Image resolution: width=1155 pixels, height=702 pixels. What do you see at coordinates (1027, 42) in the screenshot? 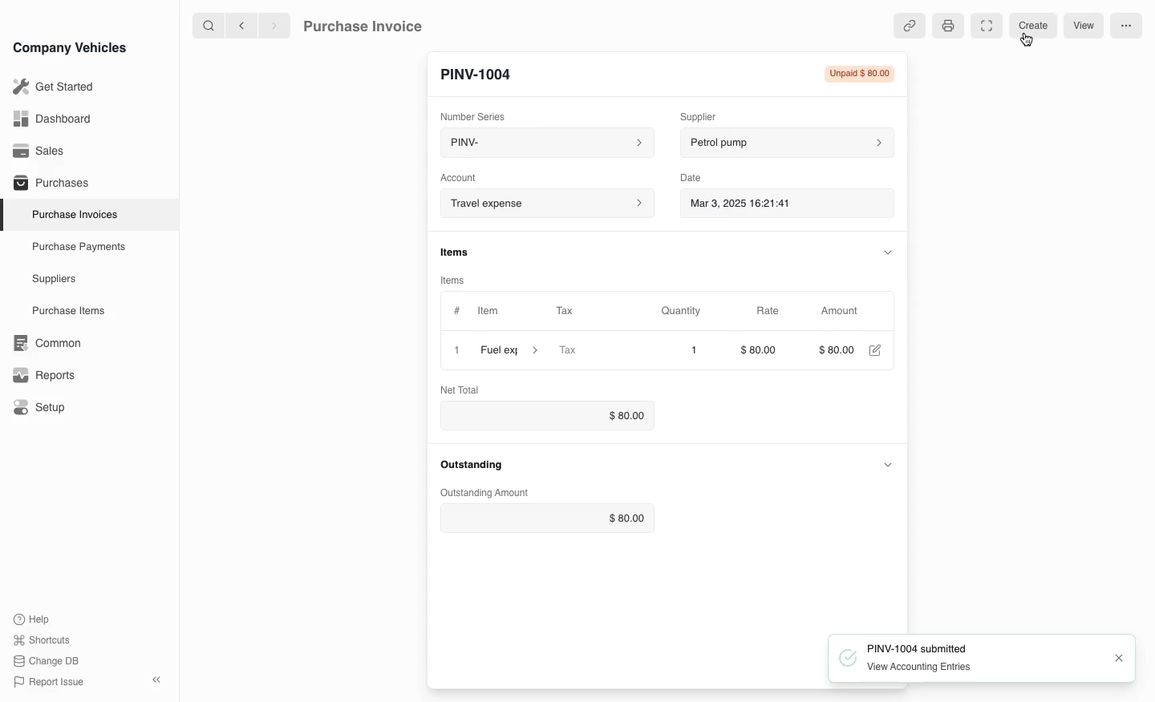
I see `cursor` at bounding box center [1027, 42].